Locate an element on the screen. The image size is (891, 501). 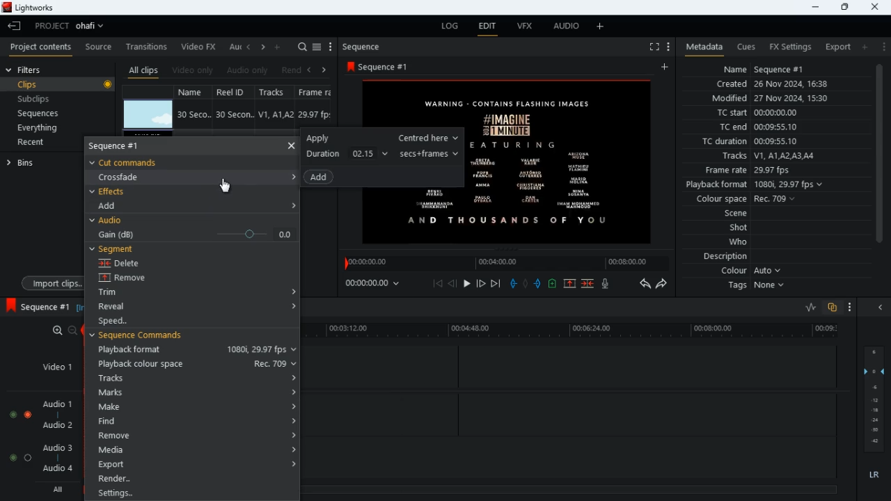
Image is located at coordinates (562, 162).